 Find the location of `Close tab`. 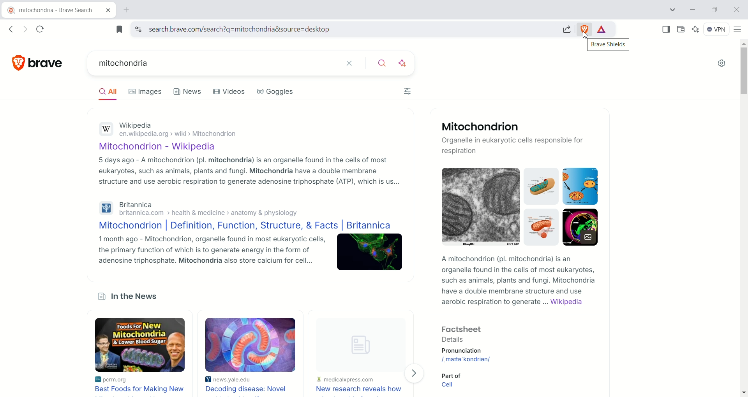

Close tab is located at coordinates (109, 11).